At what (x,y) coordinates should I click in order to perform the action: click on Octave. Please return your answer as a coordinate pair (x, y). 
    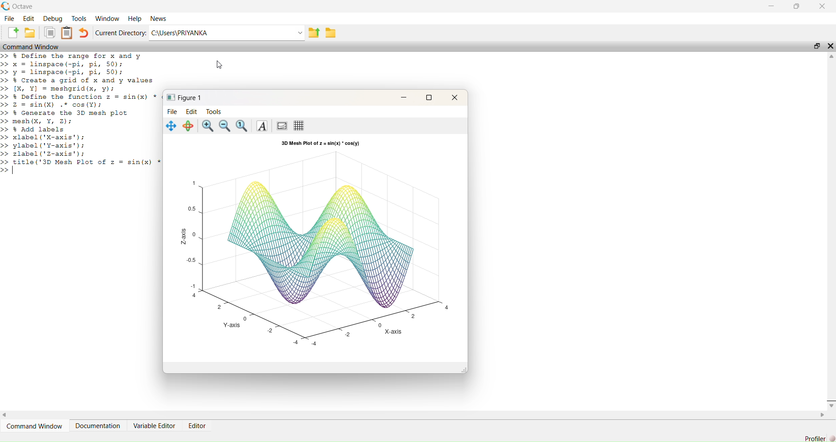
    Looking at the image, I should click on (21, 6).